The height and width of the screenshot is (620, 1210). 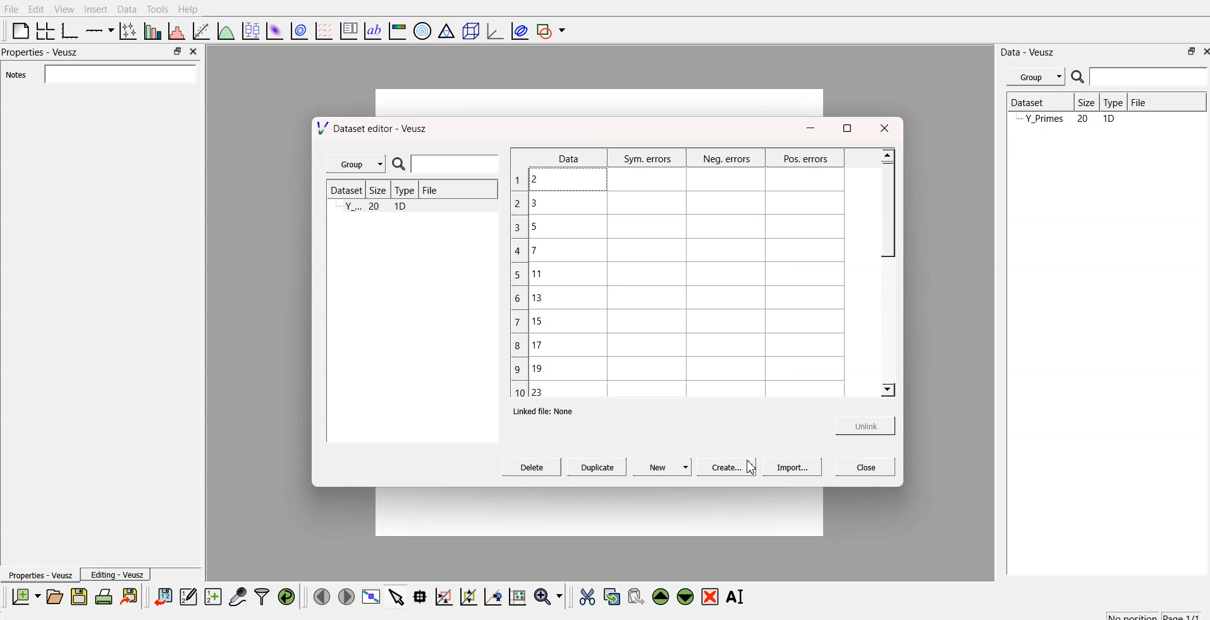 What do you see at coordinates (647, 158) in the screenshot?
I see `Sym. errors` at bounding box center [647, 158].